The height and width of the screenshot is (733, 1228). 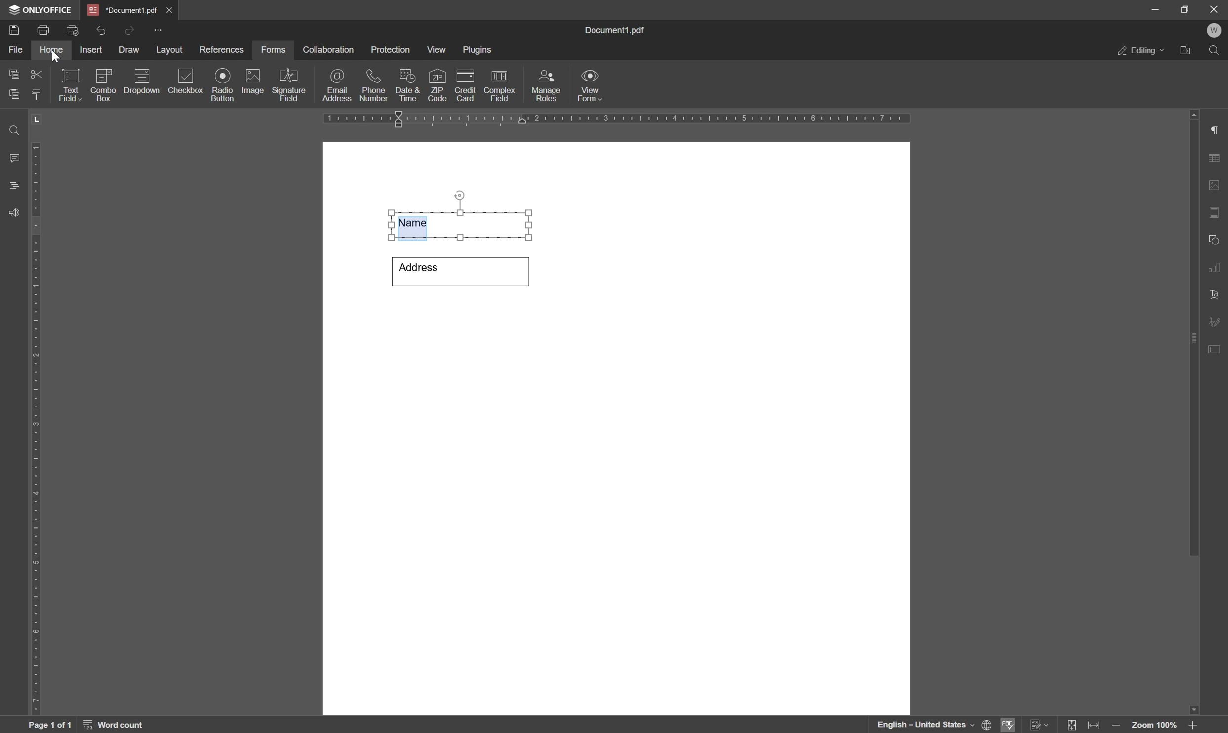 I want to click on text art settings, so click(x=1218, y=295).